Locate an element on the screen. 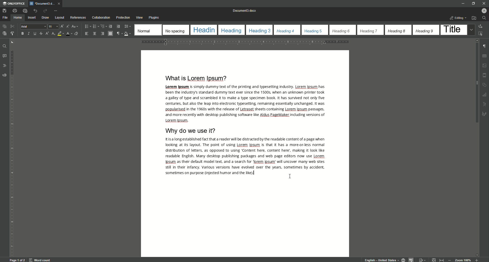  grid is located at coordinates (485, 55).